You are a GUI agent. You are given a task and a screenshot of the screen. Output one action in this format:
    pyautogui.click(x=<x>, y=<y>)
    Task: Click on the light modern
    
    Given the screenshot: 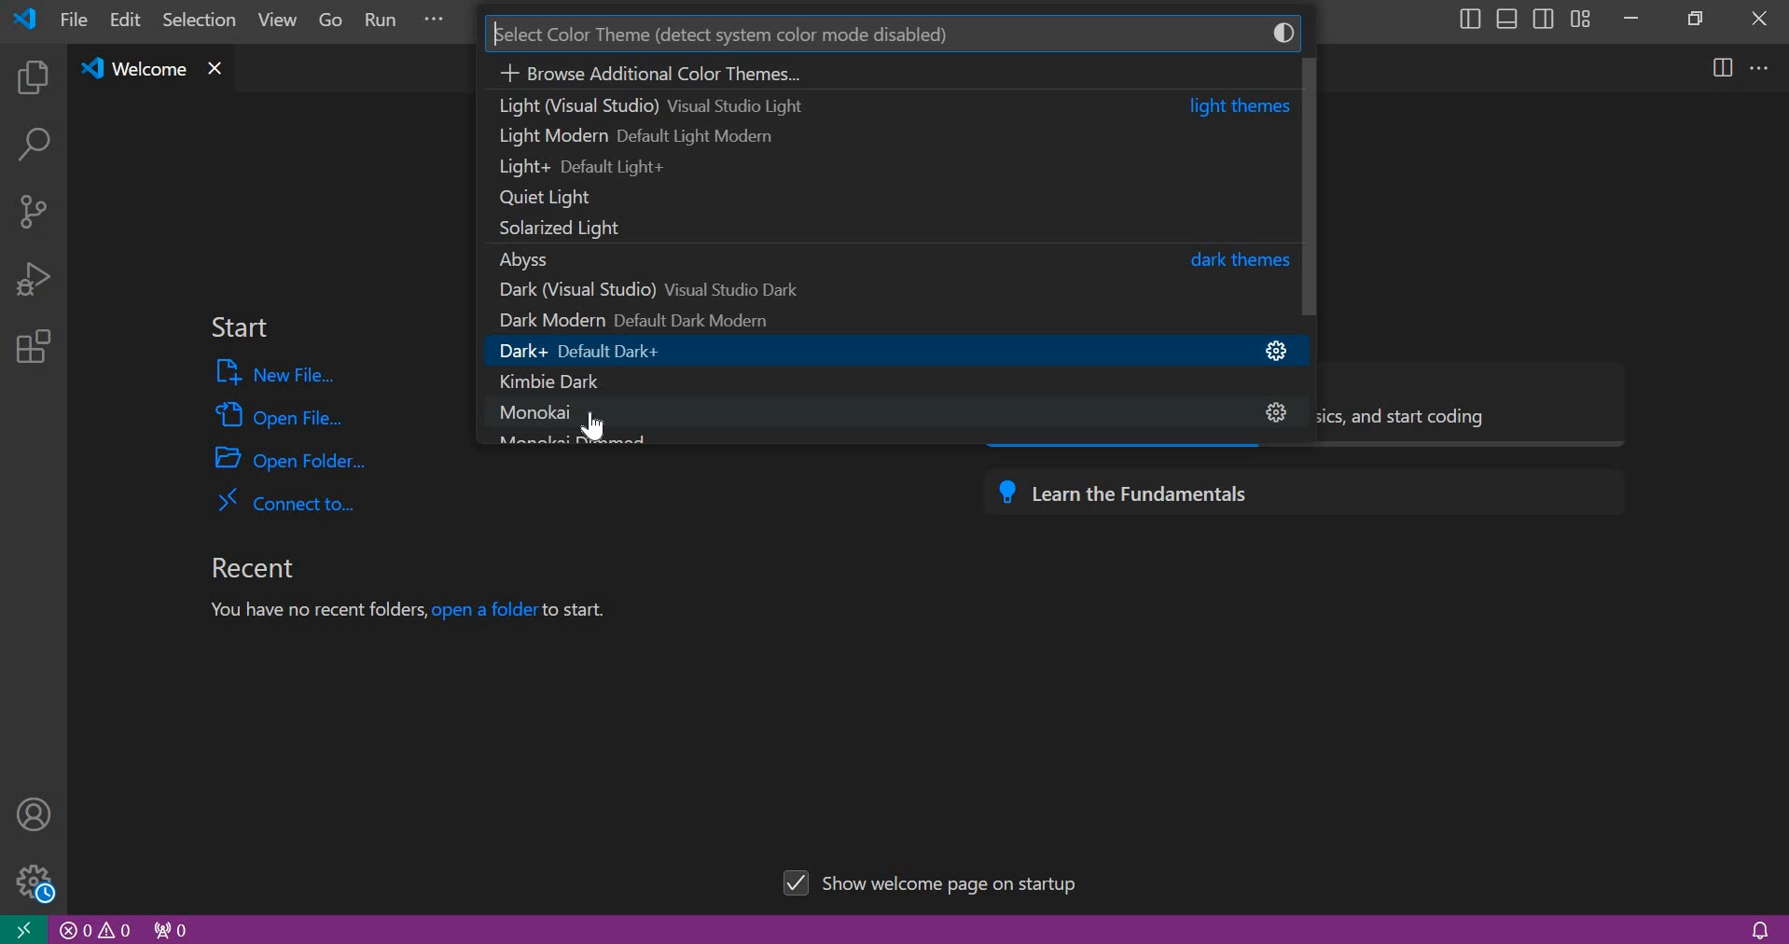 What is the action you would take?
    pyautogui.click(x=884, y=134)
    